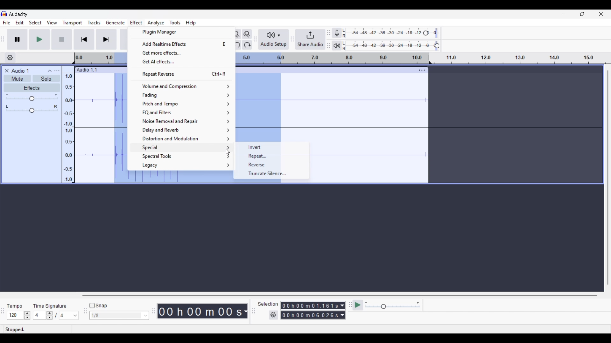  What do you see at coordinates (52, 23) in the screenshot?
I see `View menu` at bounding box center [52, 23].